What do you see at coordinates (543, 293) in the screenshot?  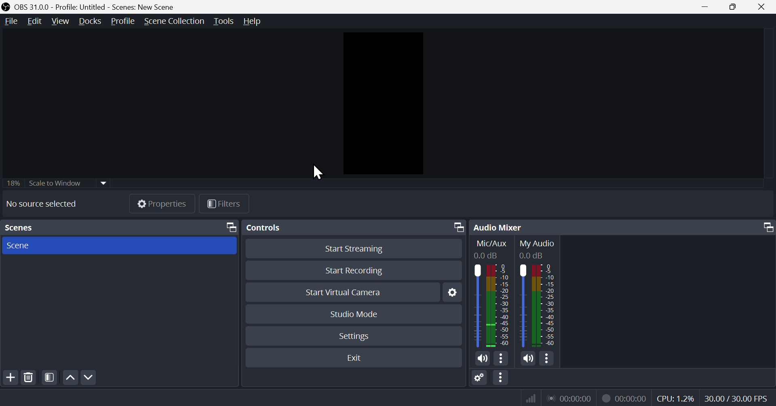 I see `My Audio` at bounding box center [543, 293].